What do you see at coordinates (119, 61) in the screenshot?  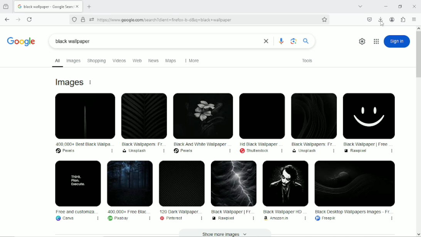 I see `Videos` at bounding box center [119, 61].